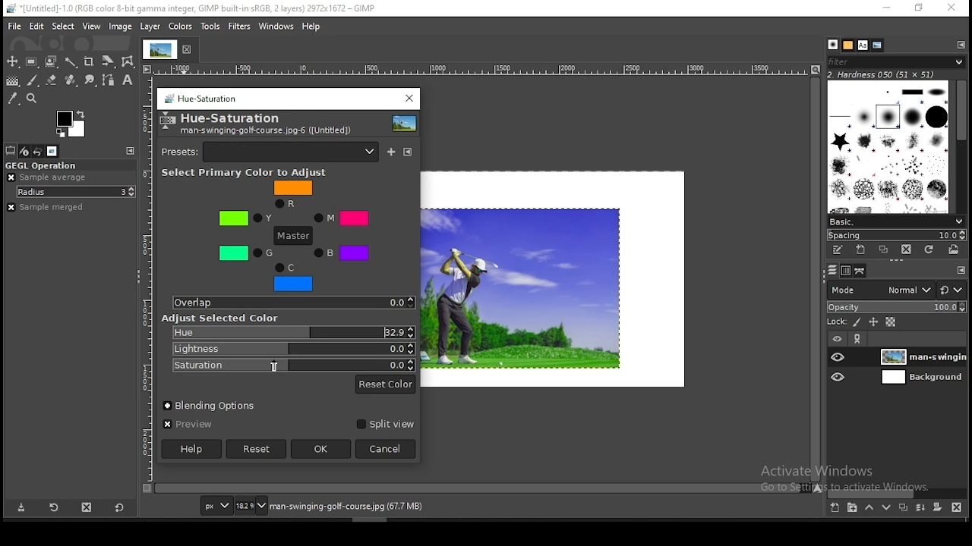 The width and height of the screenshot is (972, 546). I want to click on hue, so click(292, 332).